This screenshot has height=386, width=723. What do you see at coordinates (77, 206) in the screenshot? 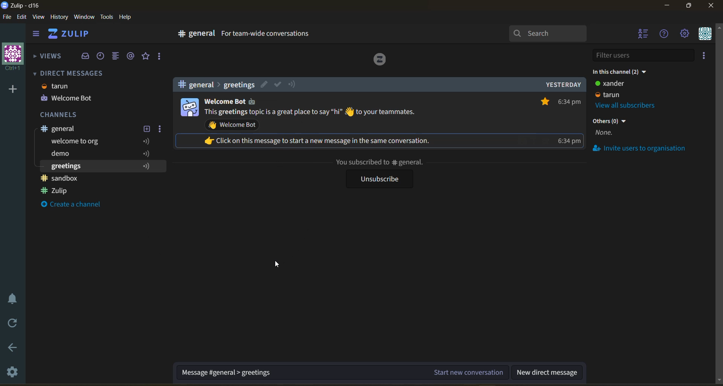
I see `create a channel` at bounding box center [77, 206].